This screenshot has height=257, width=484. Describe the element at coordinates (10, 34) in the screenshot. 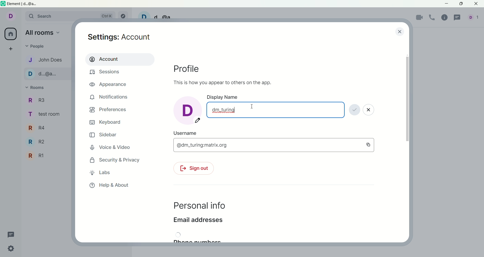

I see `all room` at that location.